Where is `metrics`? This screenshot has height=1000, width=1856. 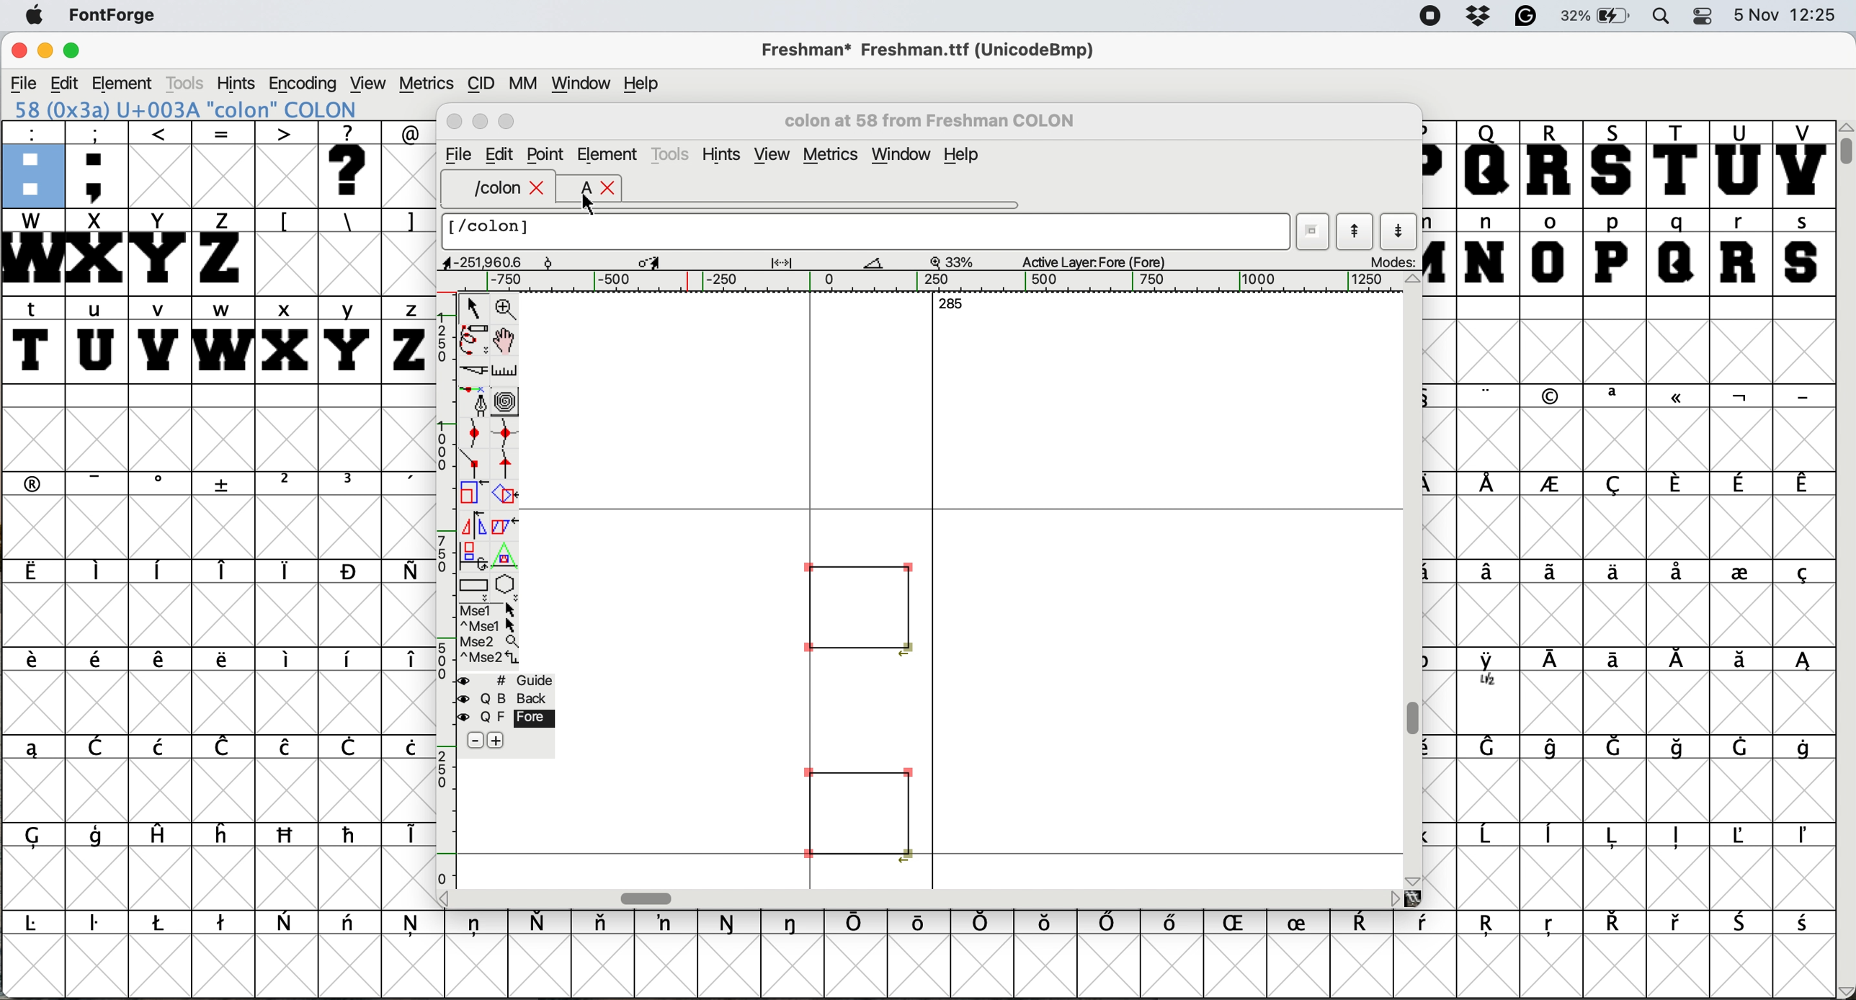
metrics is located at coordinates (425, 82).